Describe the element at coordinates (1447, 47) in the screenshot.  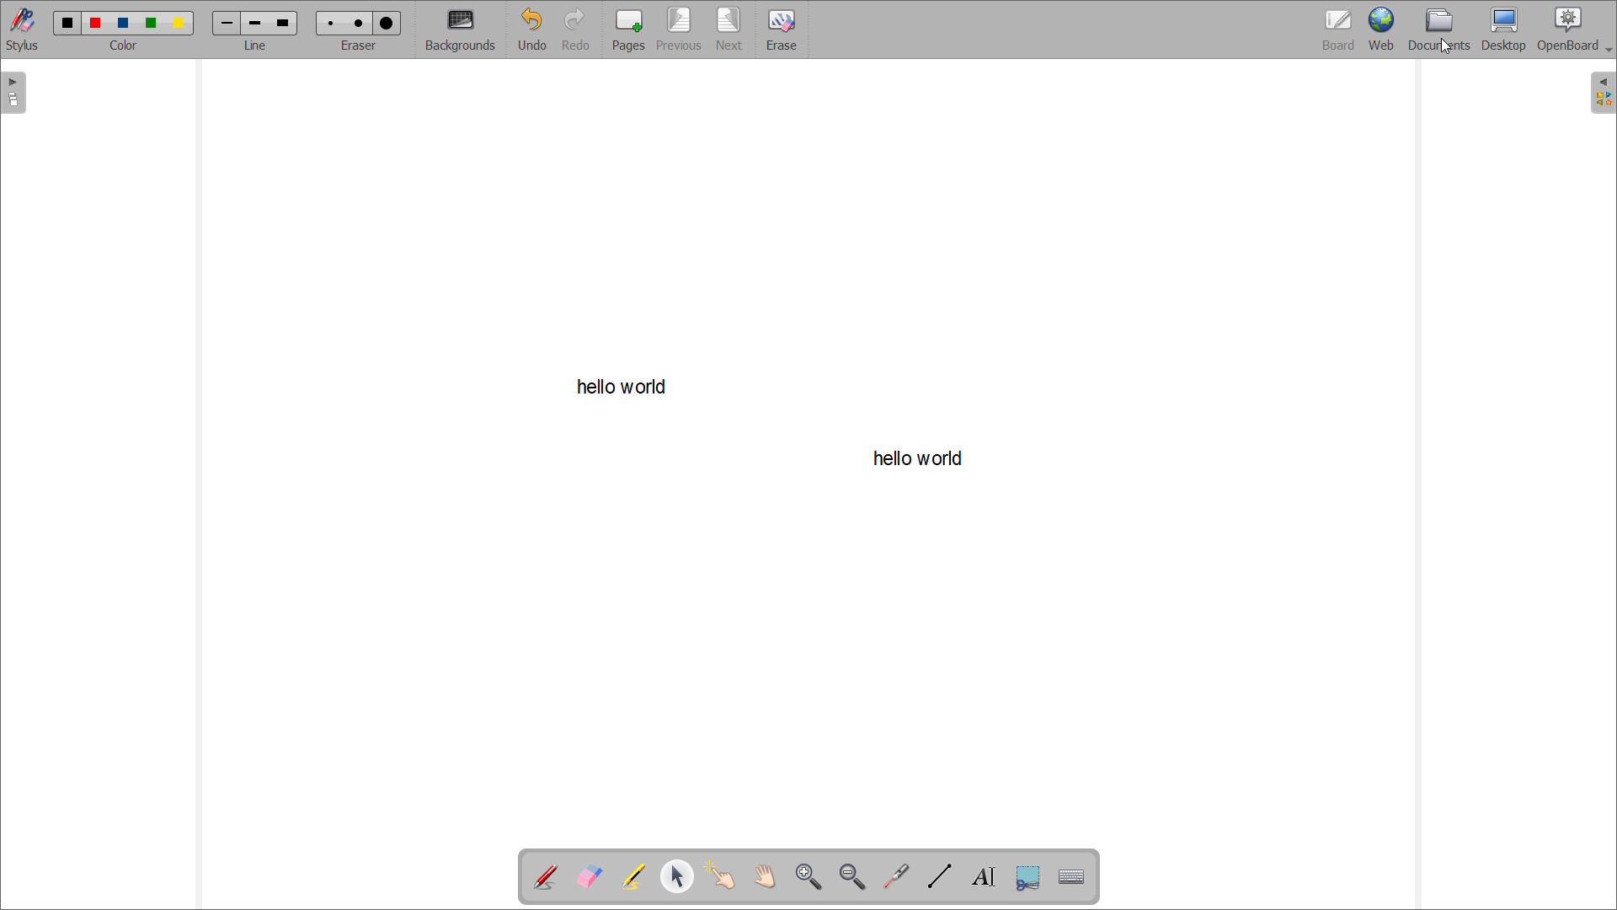
I see `cursor` at that location.